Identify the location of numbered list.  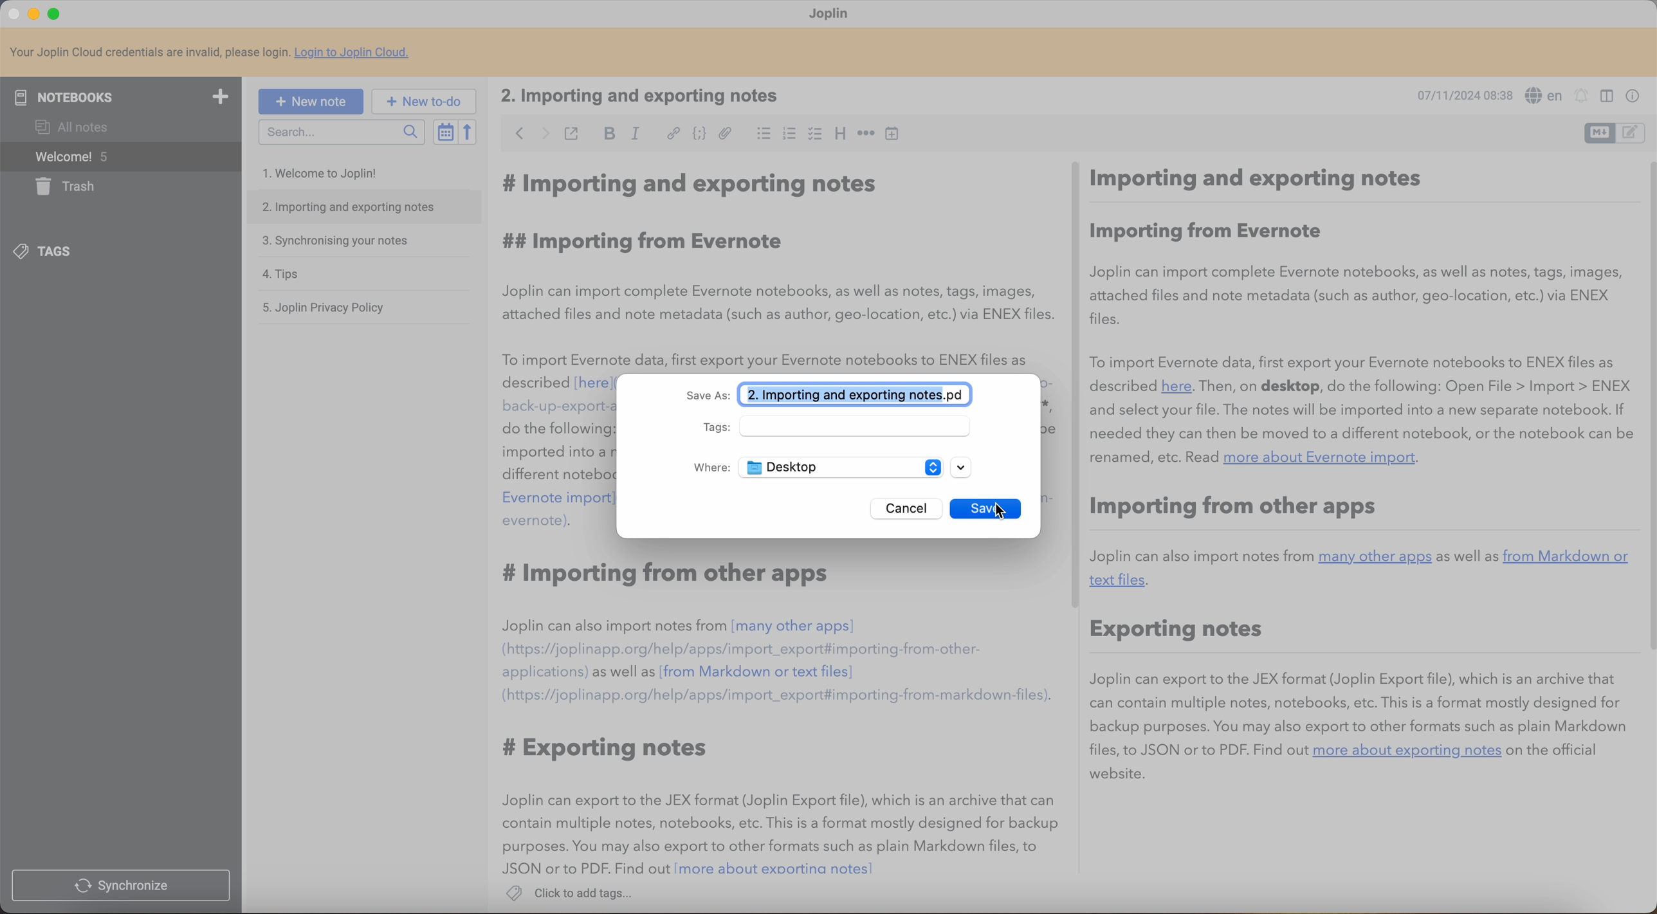
(788, 136).